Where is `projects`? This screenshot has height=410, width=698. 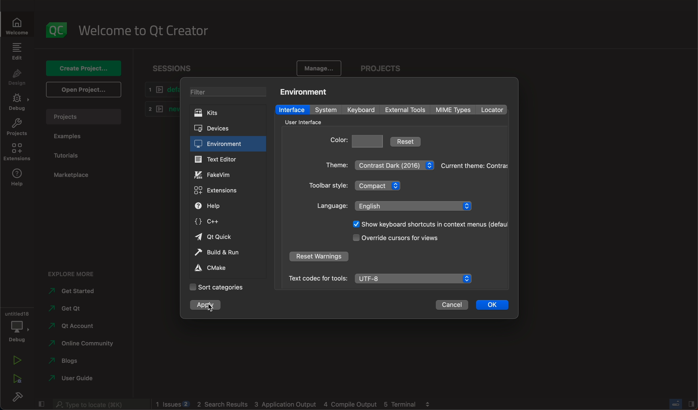 projects is located at coordinates (16, 127).